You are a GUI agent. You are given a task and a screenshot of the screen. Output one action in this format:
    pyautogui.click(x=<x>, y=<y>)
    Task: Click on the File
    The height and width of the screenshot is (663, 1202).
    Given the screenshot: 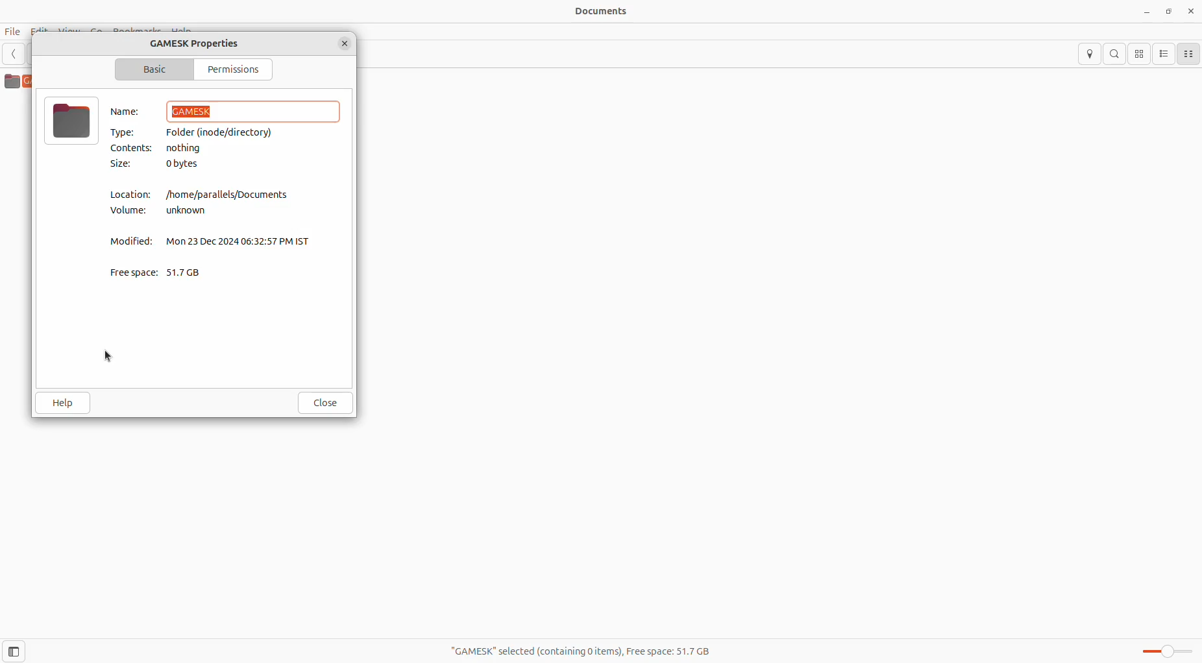 What is the action you would take?
    pyautogui.click(x=12, y=30)
    